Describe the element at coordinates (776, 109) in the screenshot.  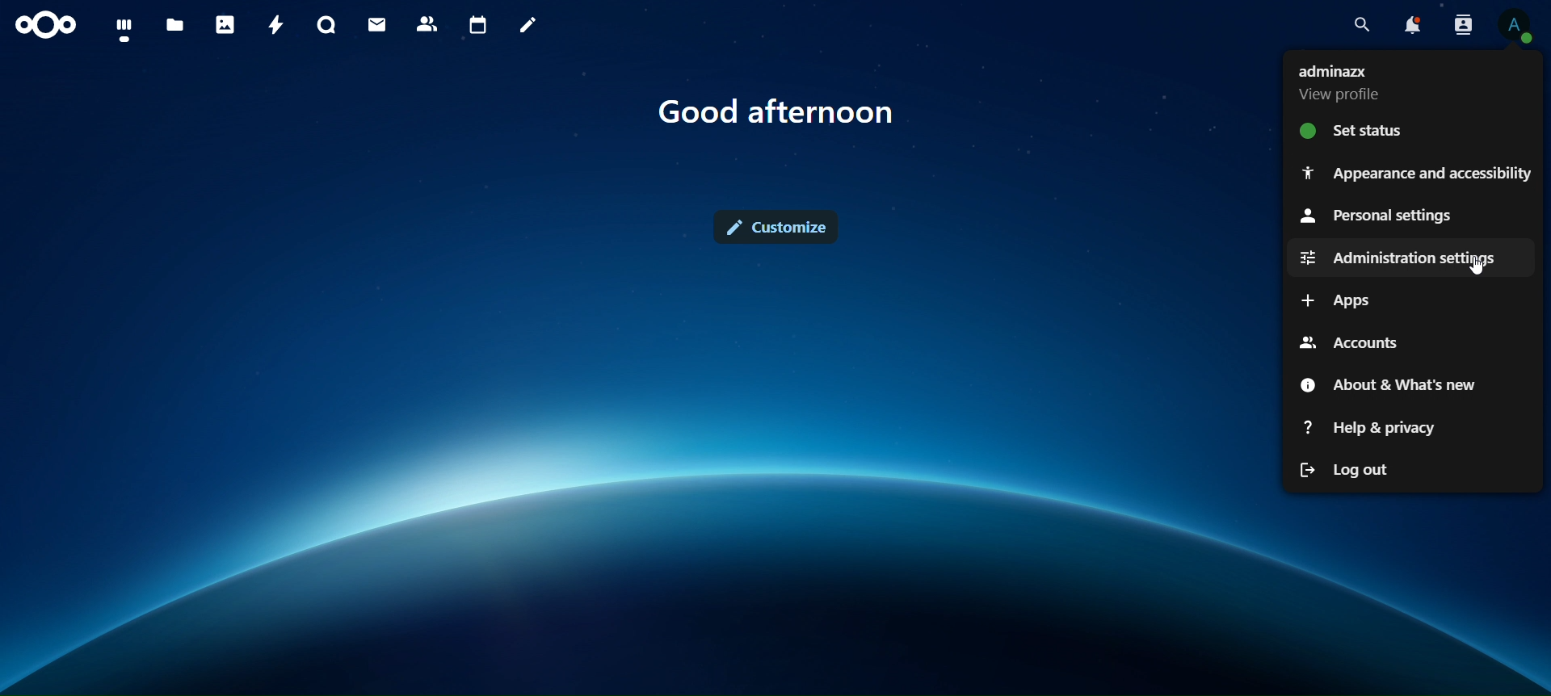
I see `text` at that location.